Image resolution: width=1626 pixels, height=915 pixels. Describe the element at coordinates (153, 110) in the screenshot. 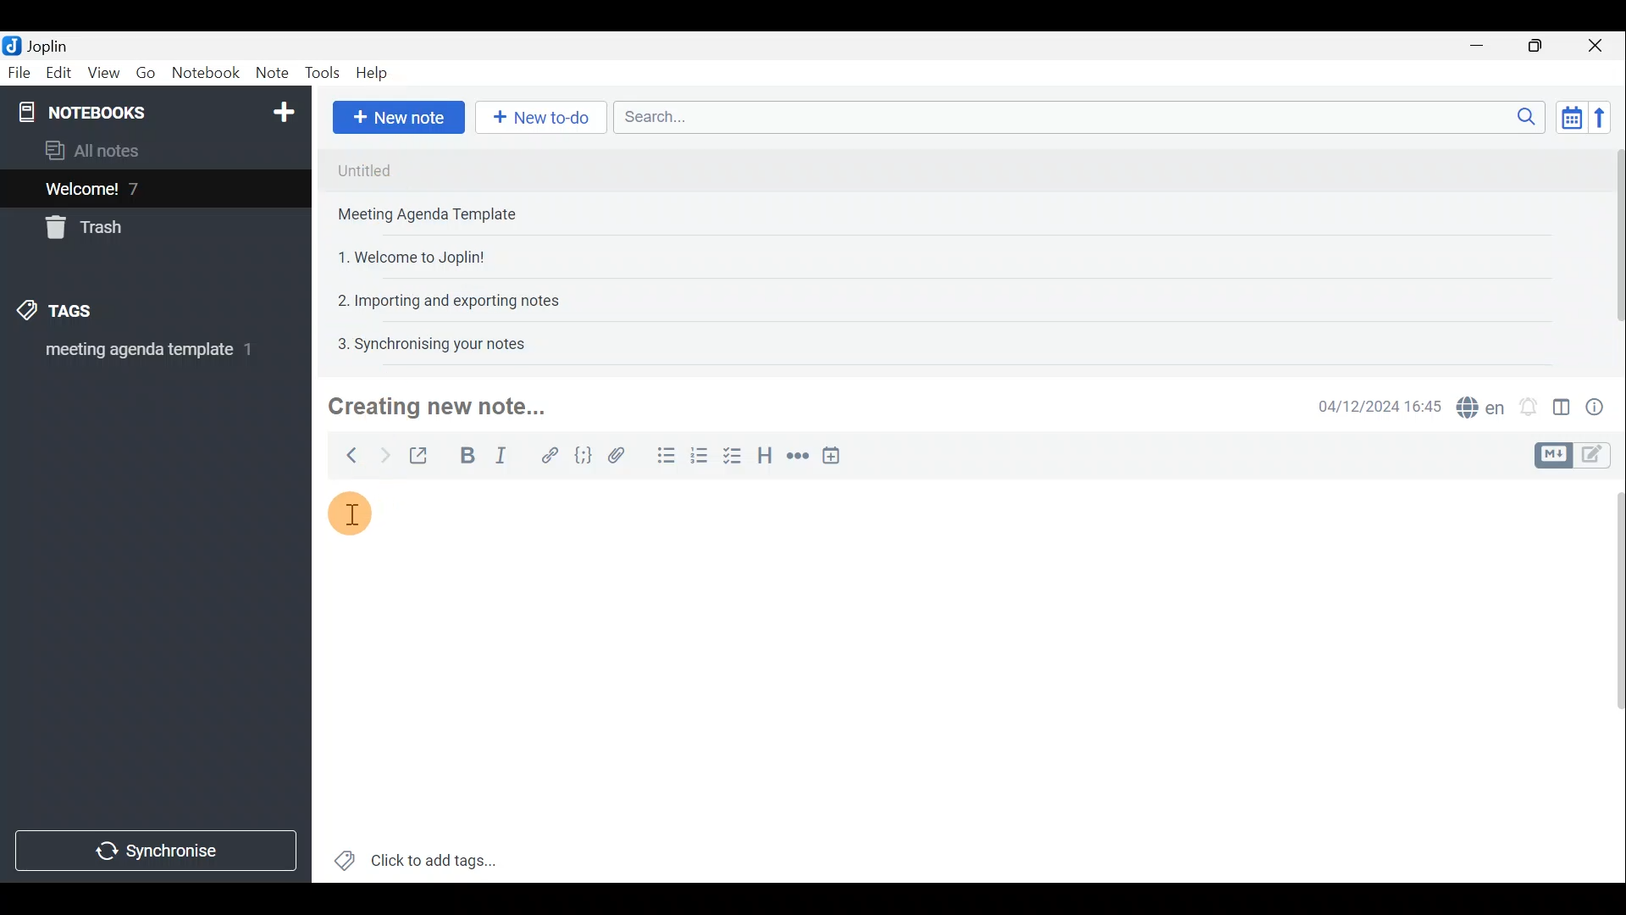

I see `Notebook` at that location.